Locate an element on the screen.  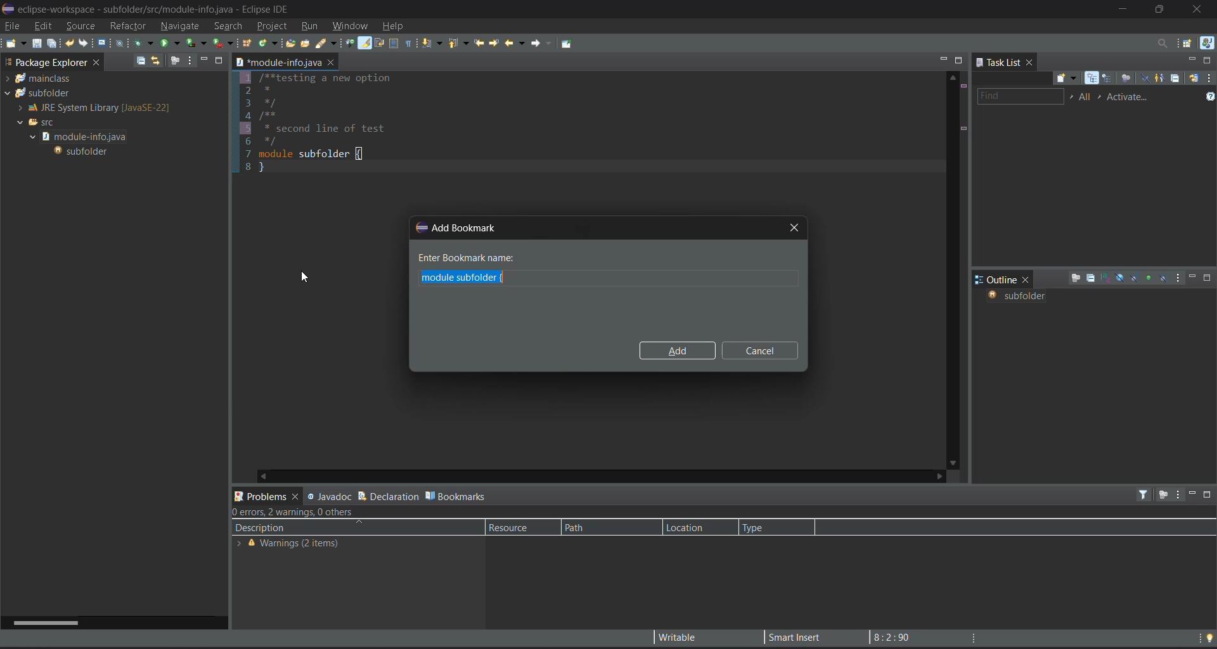
close is located at coordinates (95, 64).